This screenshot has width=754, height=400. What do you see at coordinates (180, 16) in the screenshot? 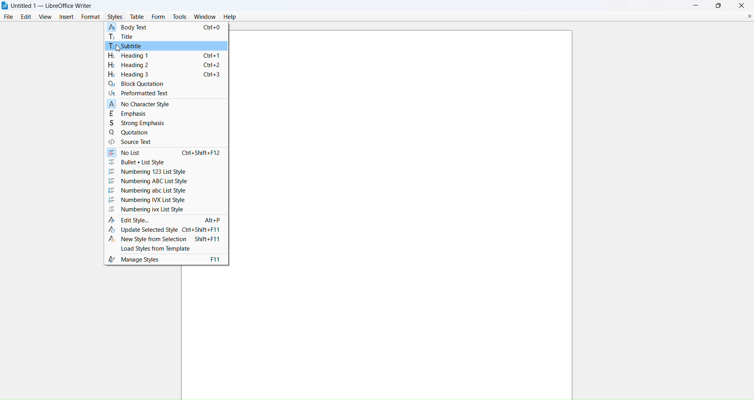
I see `tools` at bounding box center [180, 16].